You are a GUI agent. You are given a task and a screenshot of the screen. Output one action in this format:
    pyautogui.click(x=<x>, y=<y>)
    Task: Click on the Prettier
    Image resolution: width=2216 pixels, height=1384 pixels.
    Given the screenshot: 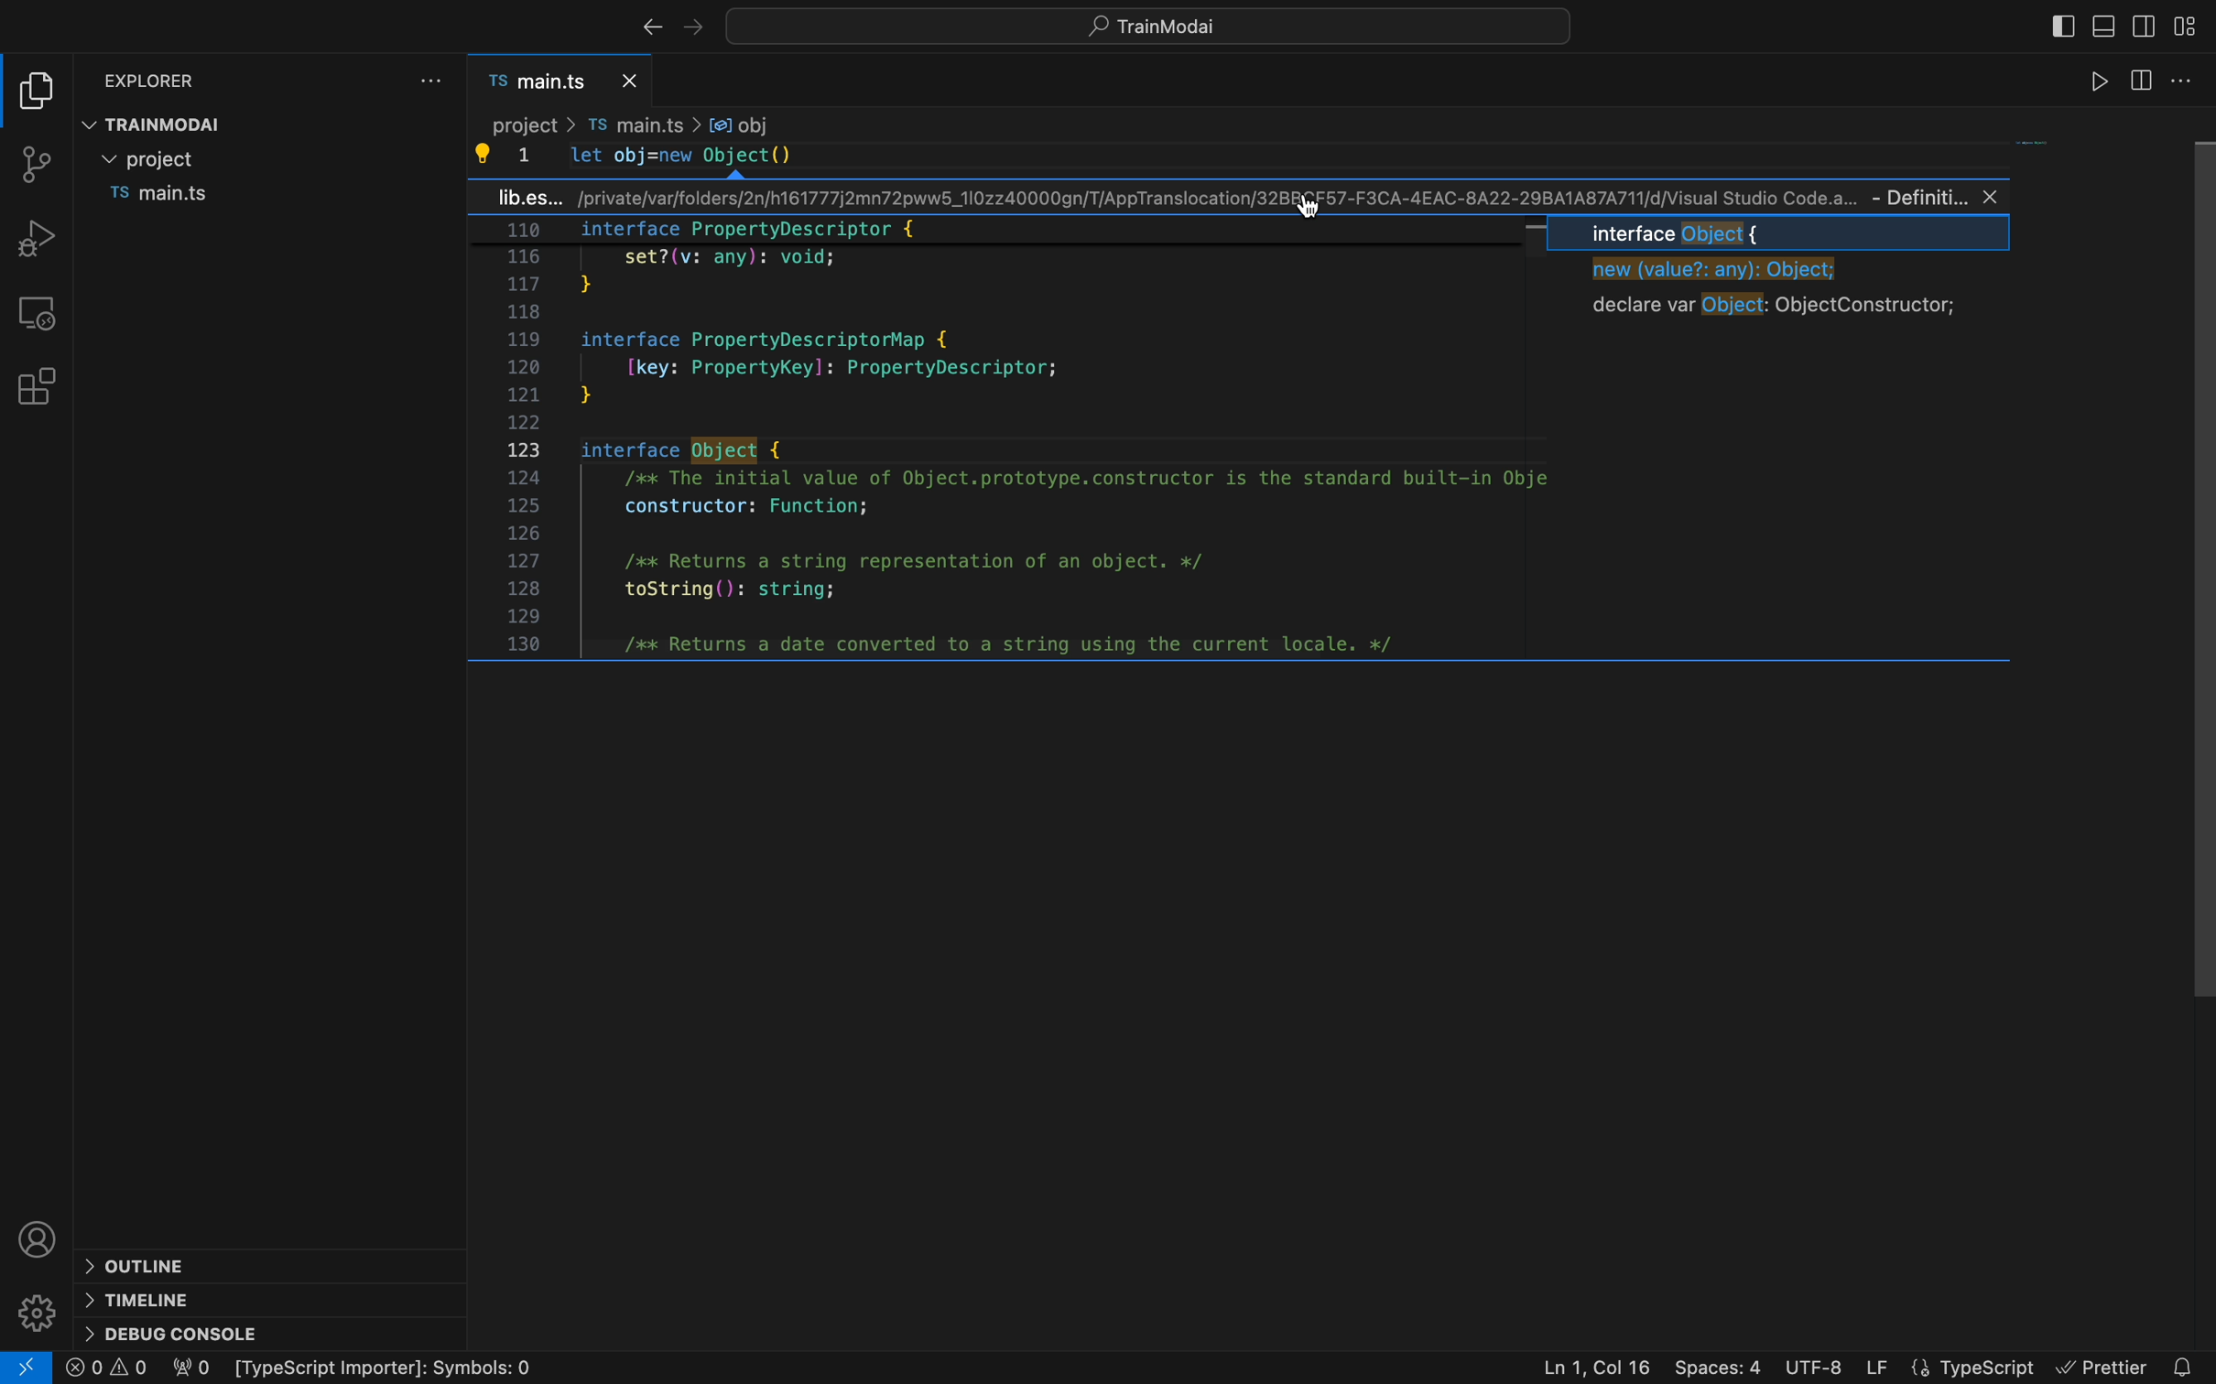 What is the action you would take?
    pyautogui.click(x=2105, y=1363)
    